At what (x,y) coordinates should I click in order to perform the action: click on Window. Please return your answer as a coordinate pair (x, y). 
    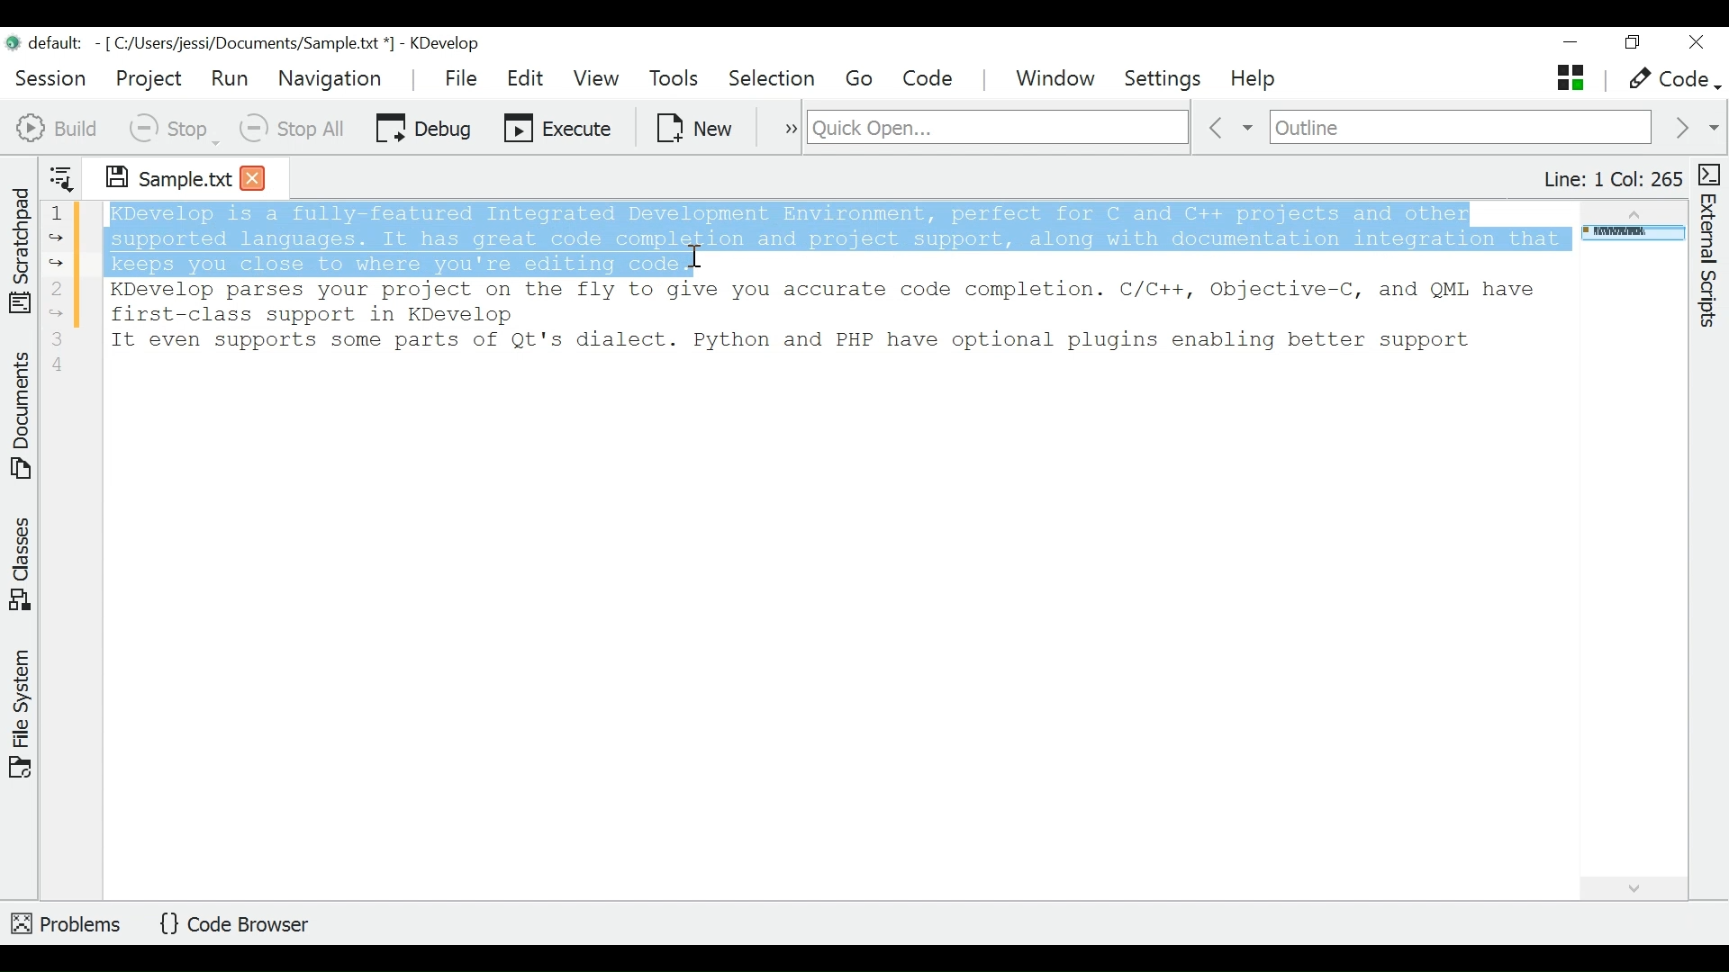
    Looking at the image, I should click on (1058, 80).